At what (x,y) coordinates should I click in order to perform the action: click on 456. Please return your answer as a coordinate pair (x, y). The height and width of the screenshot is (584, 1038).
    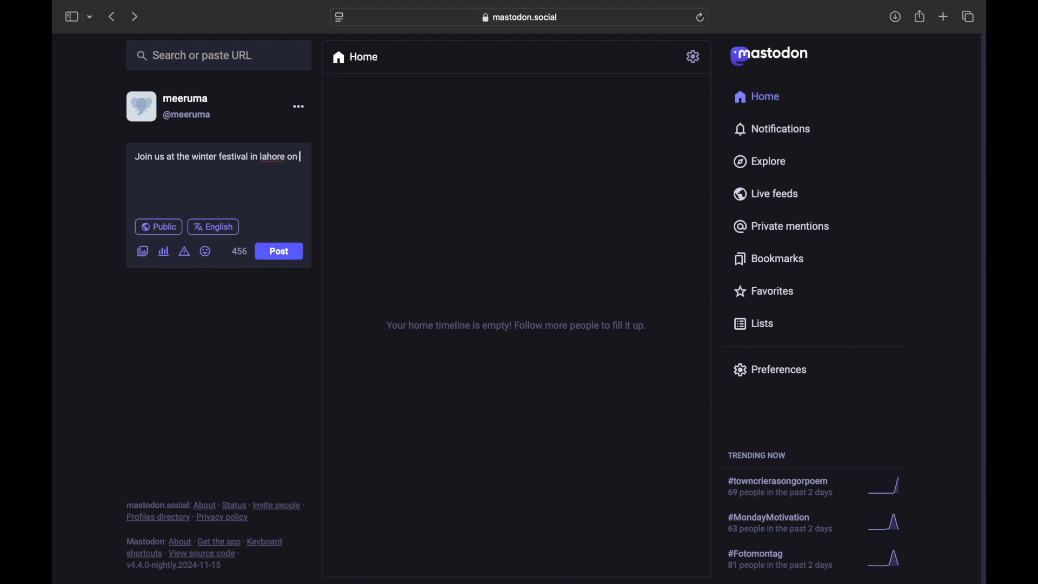
    Looking at the image, I should click on (239, 251).